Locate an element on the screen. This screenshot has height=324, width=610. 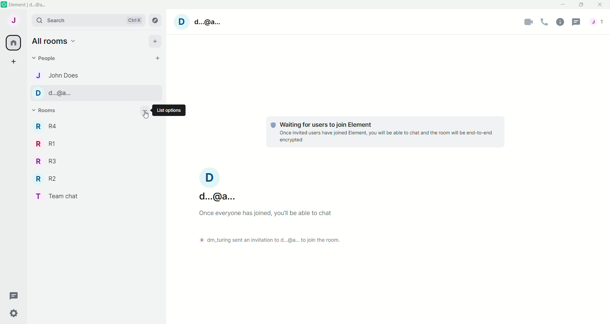
T Team chat is located at coordinates (62, 196).